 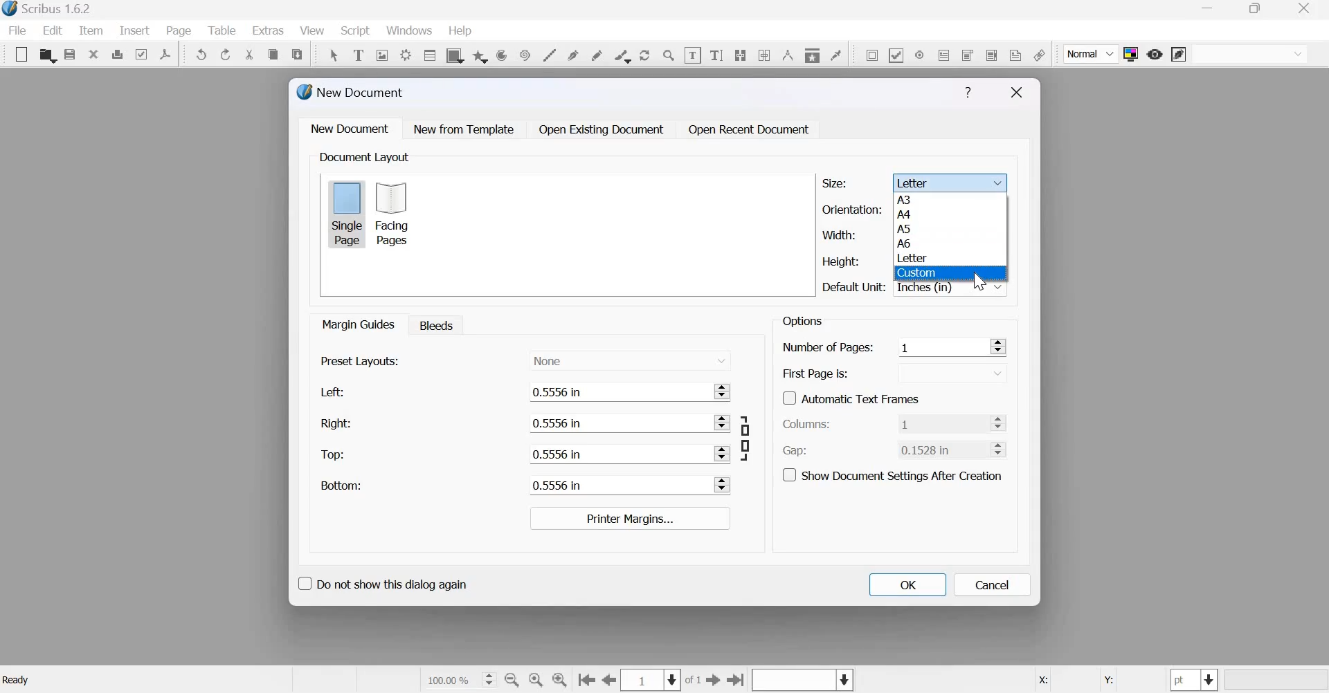 I want to click on Select the current layer, so click(x=801, y=681).